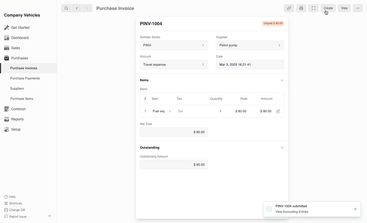  What do you see at coordinates (20, 99) in the screenshot?
I see `Purchase items` at bounding box center [20, 99].